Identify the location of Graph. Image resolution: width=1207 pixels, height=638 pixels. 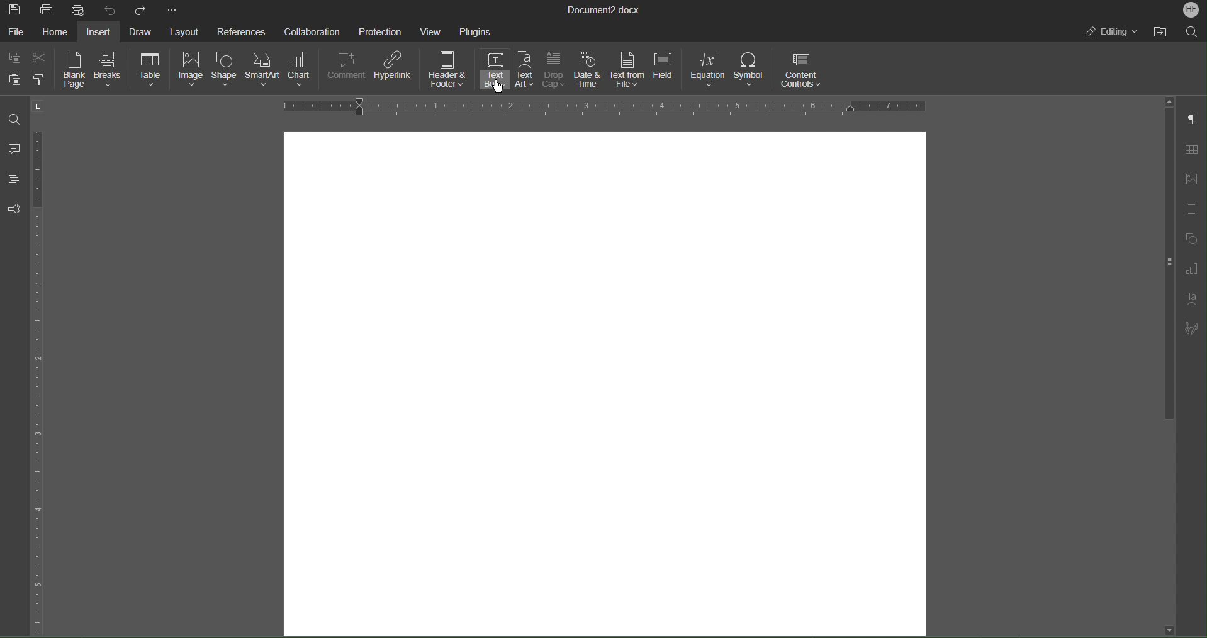
(1191, 269).